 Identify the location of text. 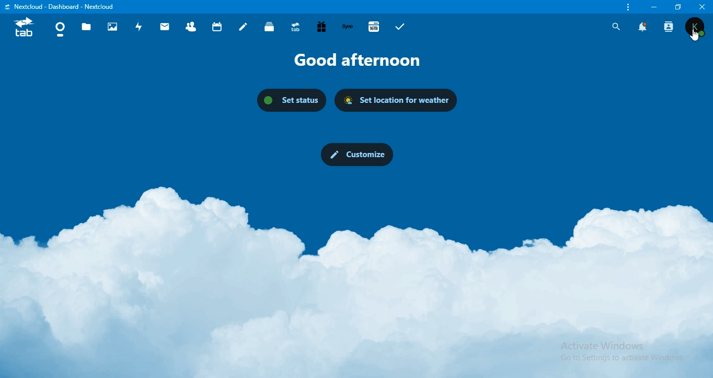
(364, 61).